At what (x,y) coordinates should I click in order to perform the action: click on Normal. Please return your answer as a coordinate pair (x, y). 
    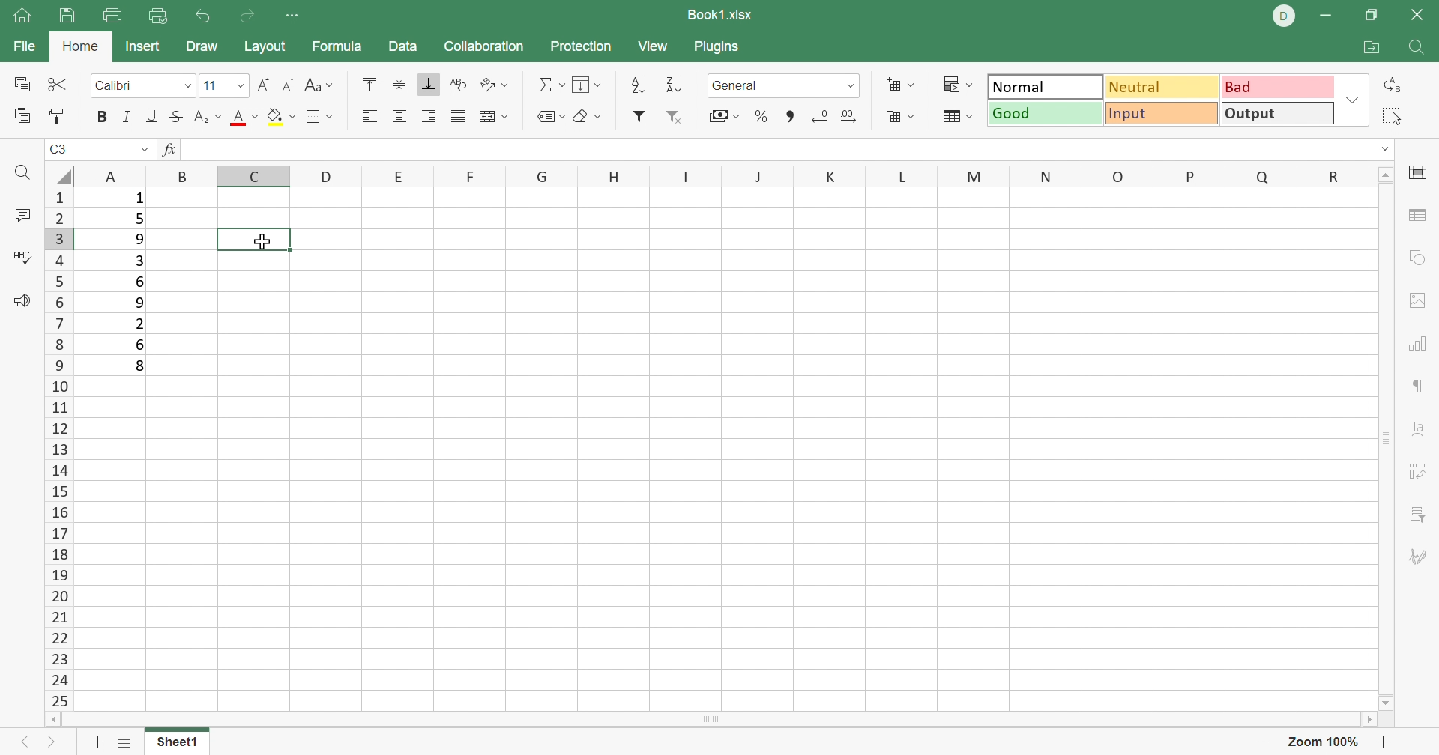
    Looking at the image, I should click on (1041, 86).